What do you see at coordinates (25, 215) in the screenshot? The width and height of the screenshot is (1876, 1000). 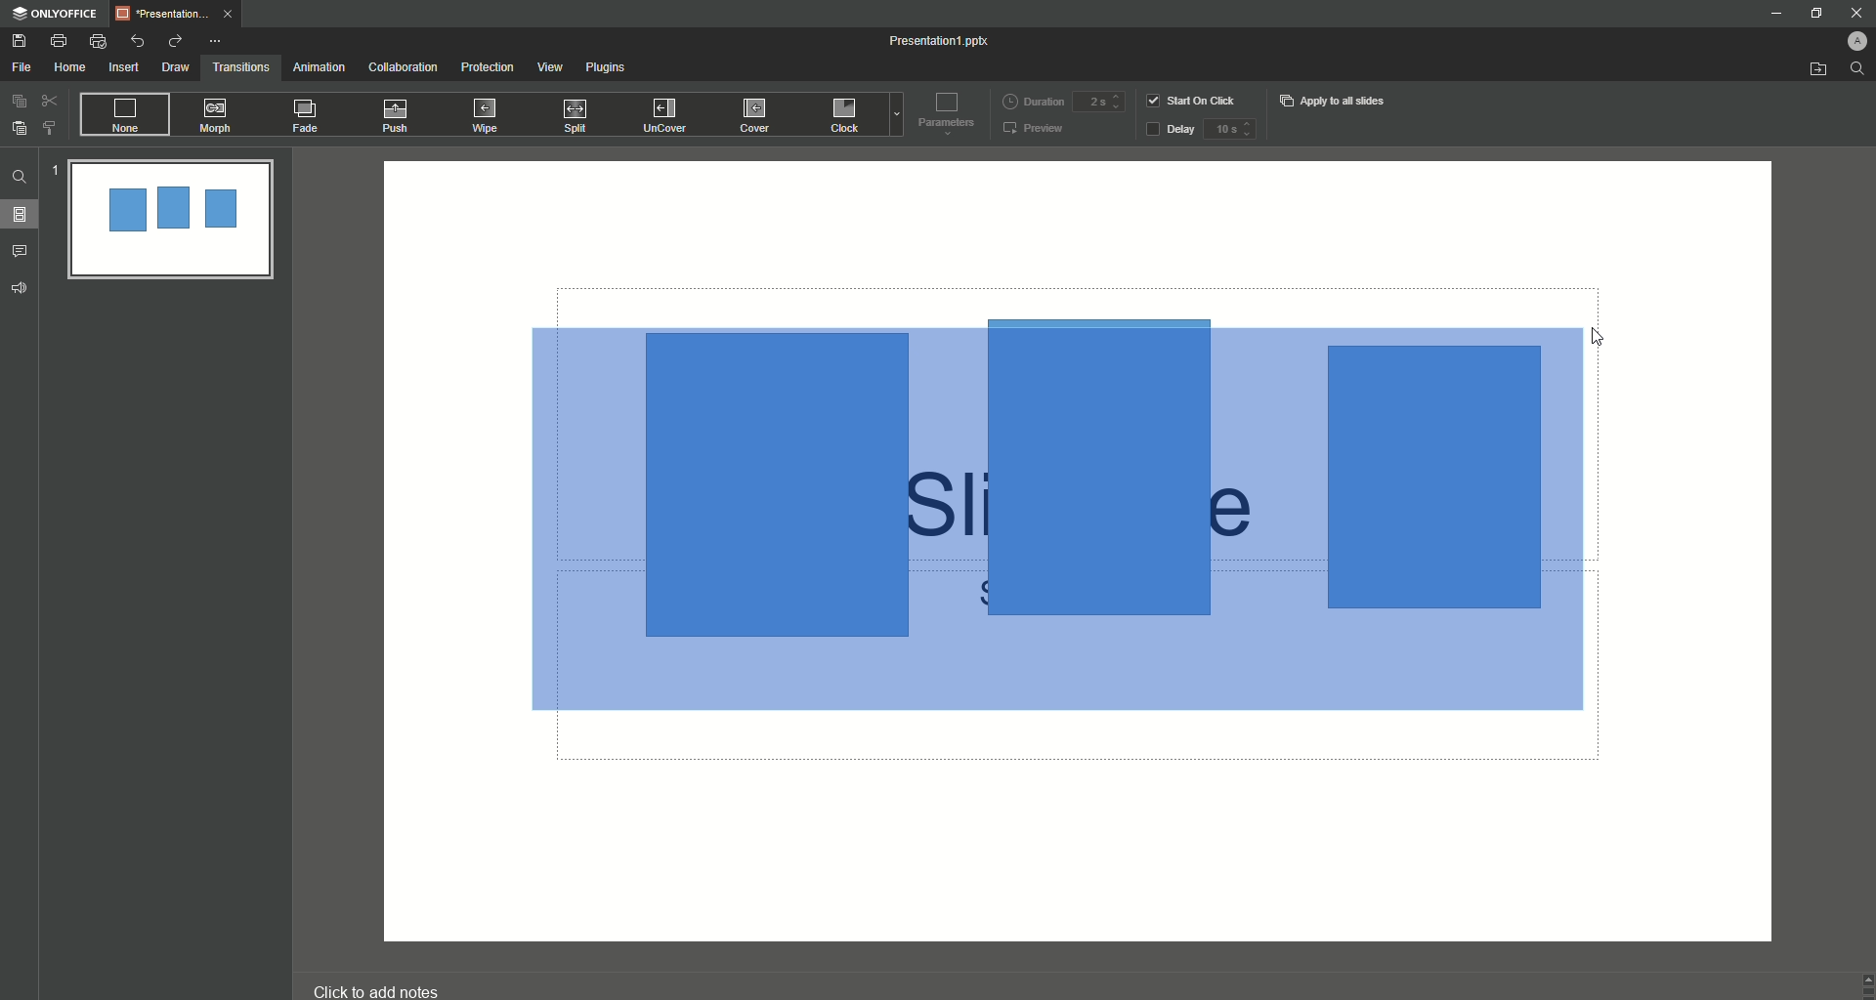 I see `Slides` at bounding box center [25, 215].